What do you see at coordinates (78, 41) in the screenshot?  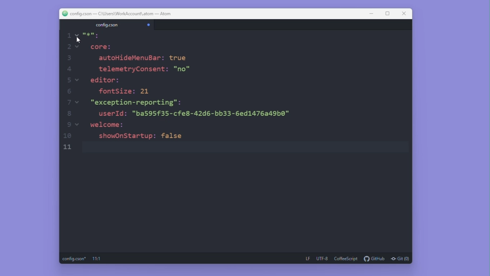 I see `cursor` at bounding box center [78, 41].